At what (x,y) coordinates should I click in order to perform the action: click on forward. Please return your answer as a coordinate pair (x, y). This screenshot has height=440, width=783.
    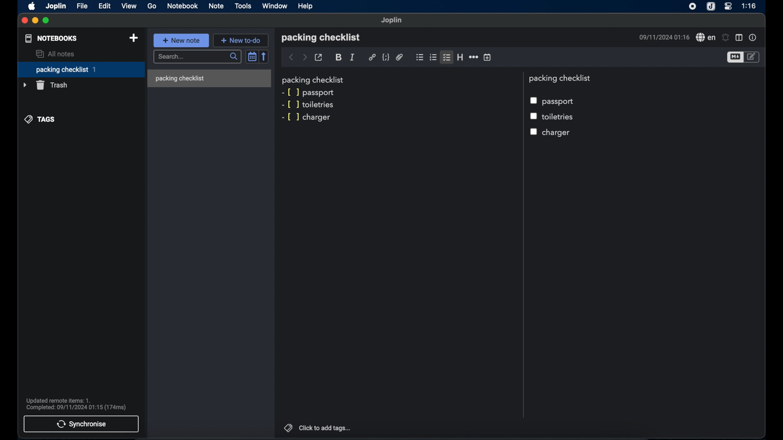
    Looking at the image, I should click on (305, 57).